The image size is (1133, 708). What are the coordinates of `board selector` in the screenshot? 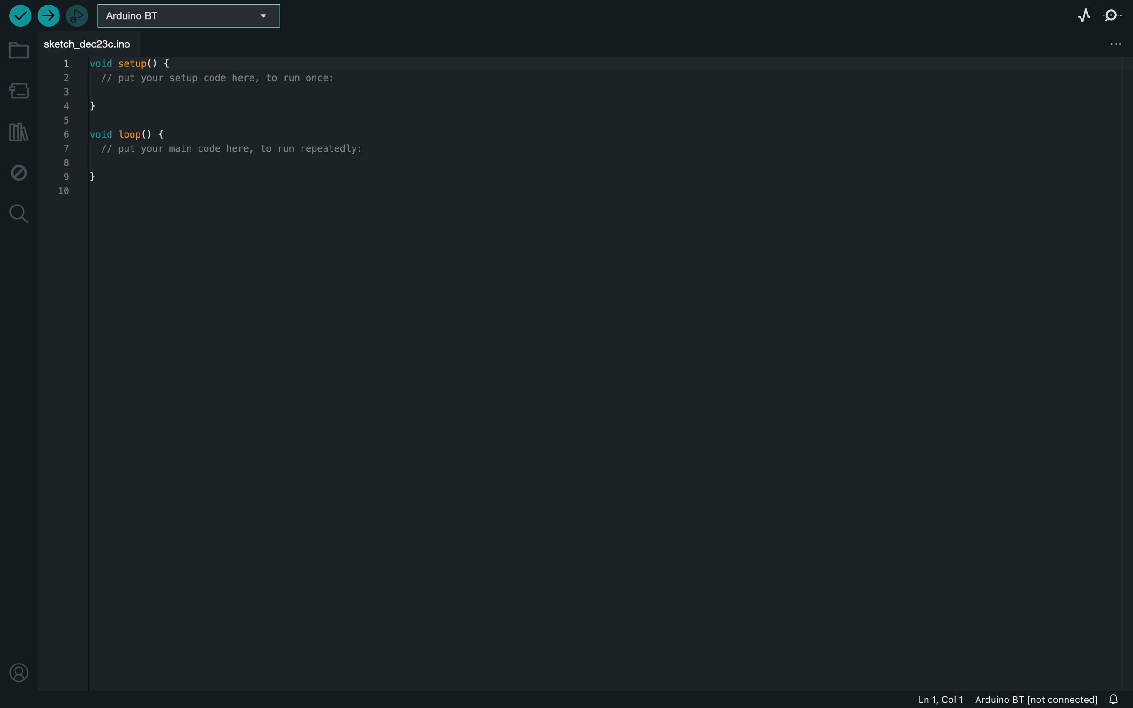 It's located at (189, 18).